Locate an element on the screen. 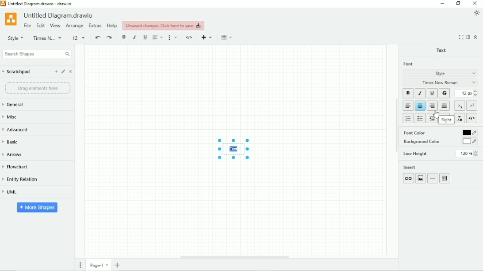 This screenshot has width=483, height=271. Font size is located at coordinates (79, 38).